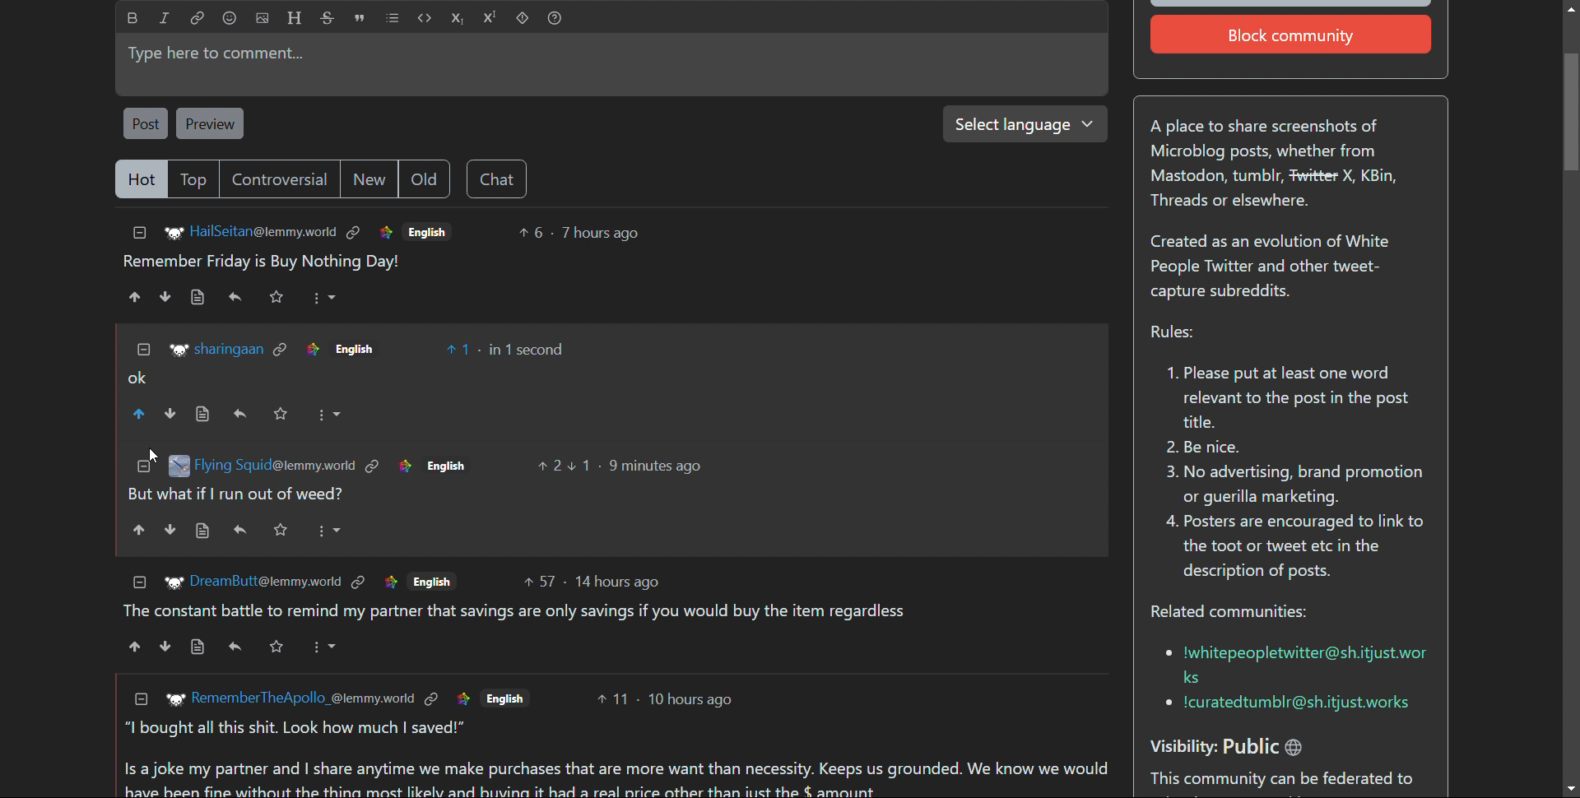  What do you see at coordinates (1287, 781) in the screenshot?
I see `This community can be federated to` at bounding box center [1287, 781].